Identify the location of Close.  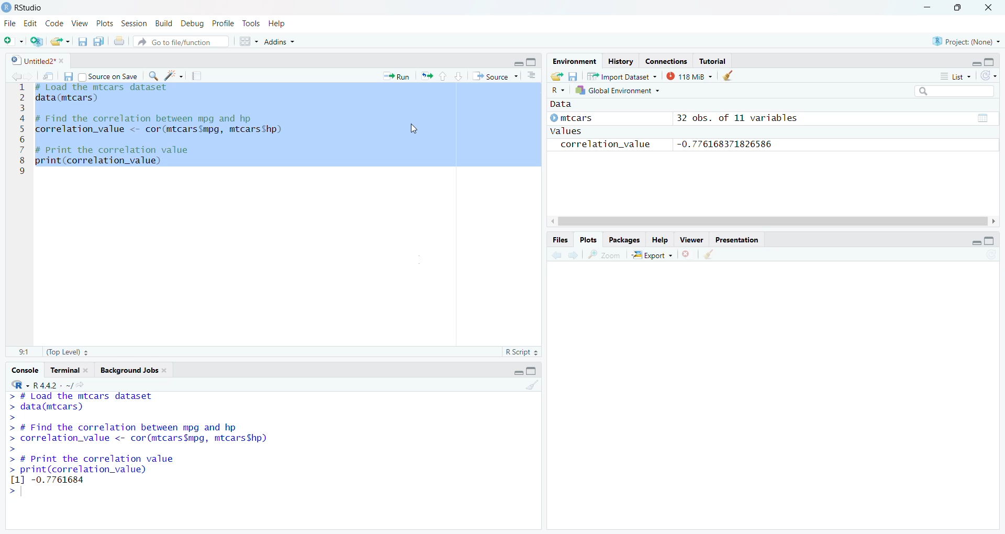
(991, 6).